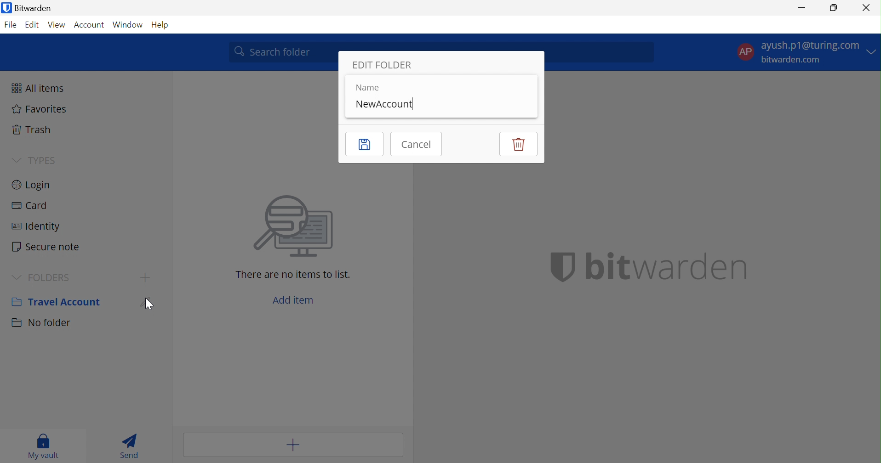 This screenshot has height=463, width=881. Describe the element at coordinates (38, 226) in the screenshot. I see `Identity` at that location.